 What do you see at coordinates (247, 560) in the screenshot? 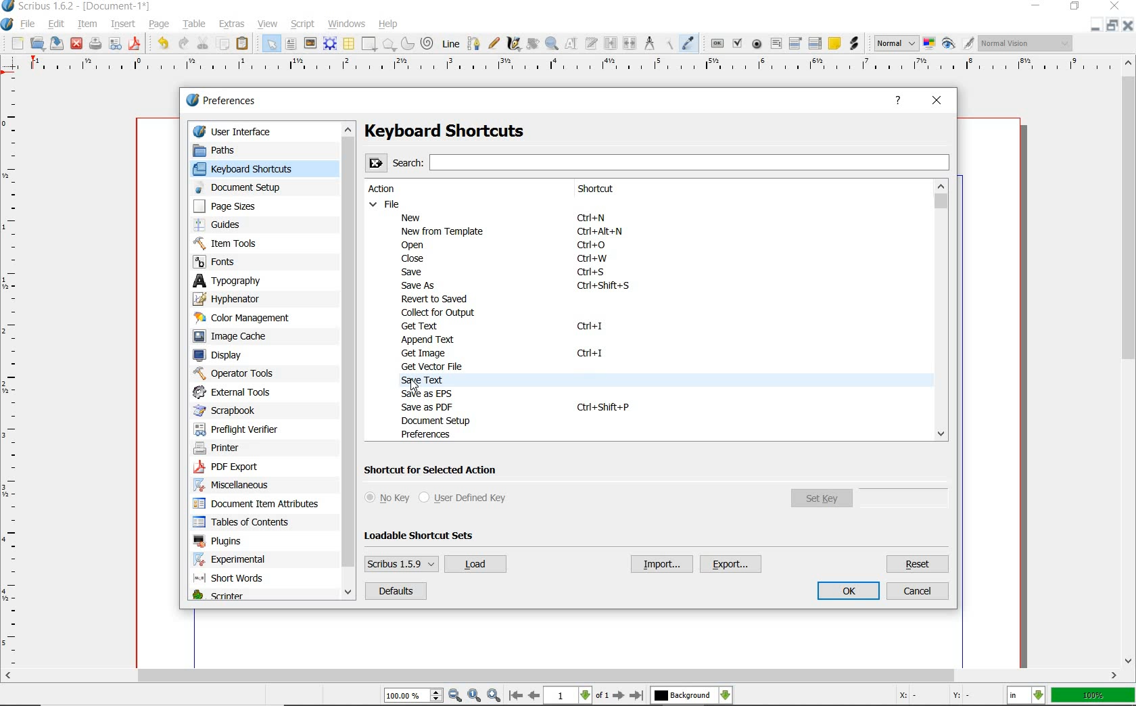
I see `experimental` at bounding box center [247, 560].